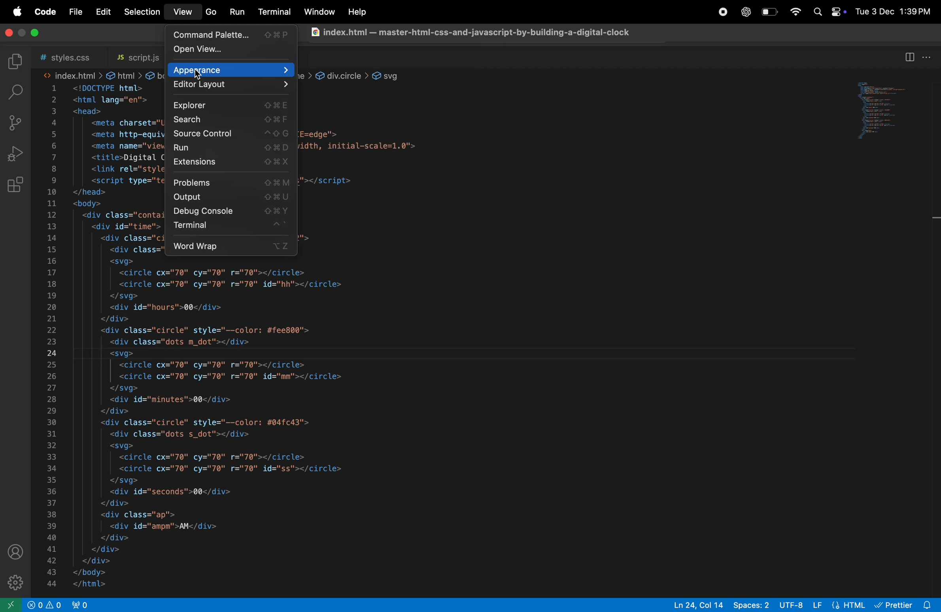 The width and height of the screenshot is (941, 612). I want to click on record, so click(719, 12).